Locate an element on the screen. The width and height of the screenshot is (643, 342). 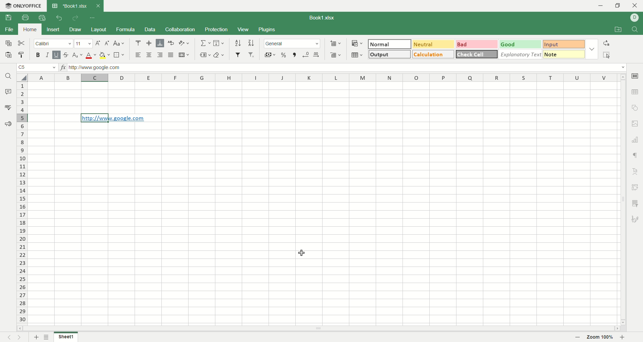
wrap text is located at coordinates (171, 43).